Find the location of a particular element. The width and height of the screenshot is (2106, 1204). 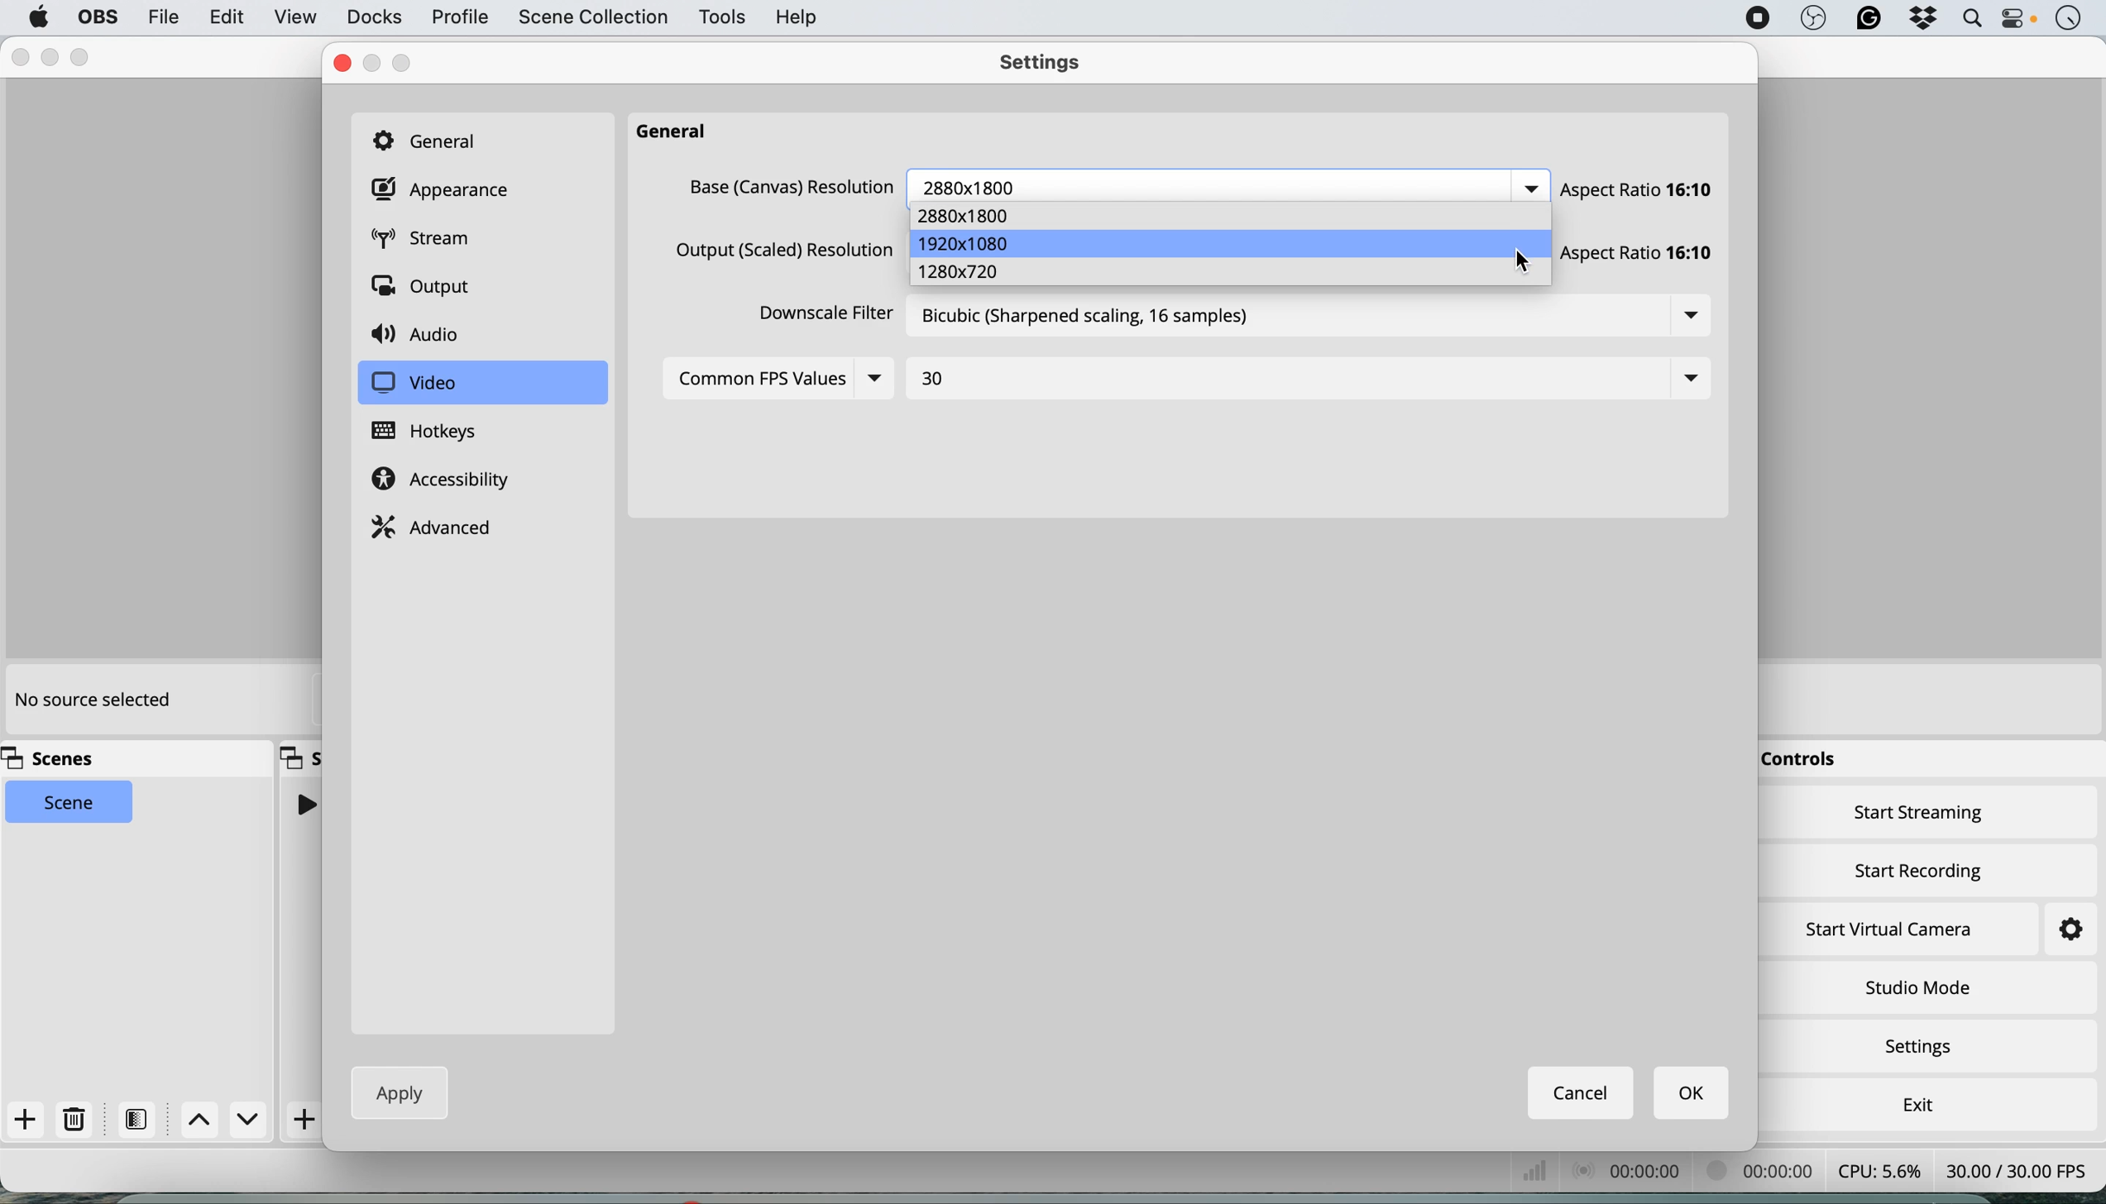

spotlight search is located at coordinates (1968, 19).